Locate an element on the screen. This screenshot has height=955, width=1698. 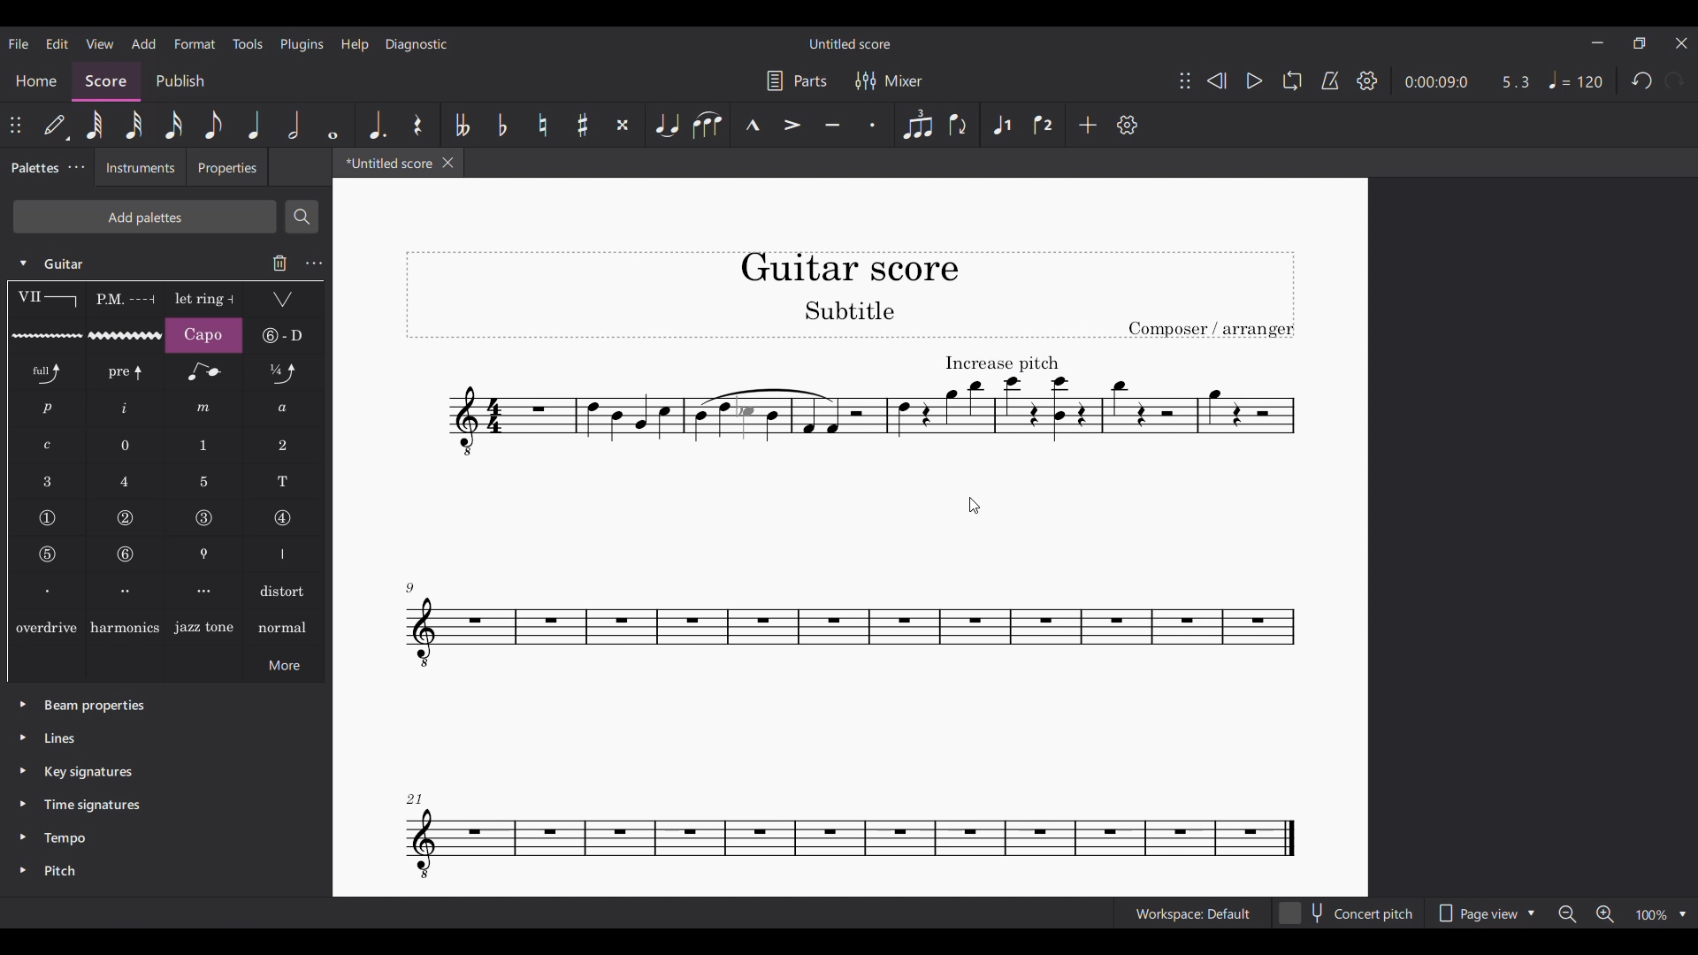
Staccato is located at coordinates (873, 125).